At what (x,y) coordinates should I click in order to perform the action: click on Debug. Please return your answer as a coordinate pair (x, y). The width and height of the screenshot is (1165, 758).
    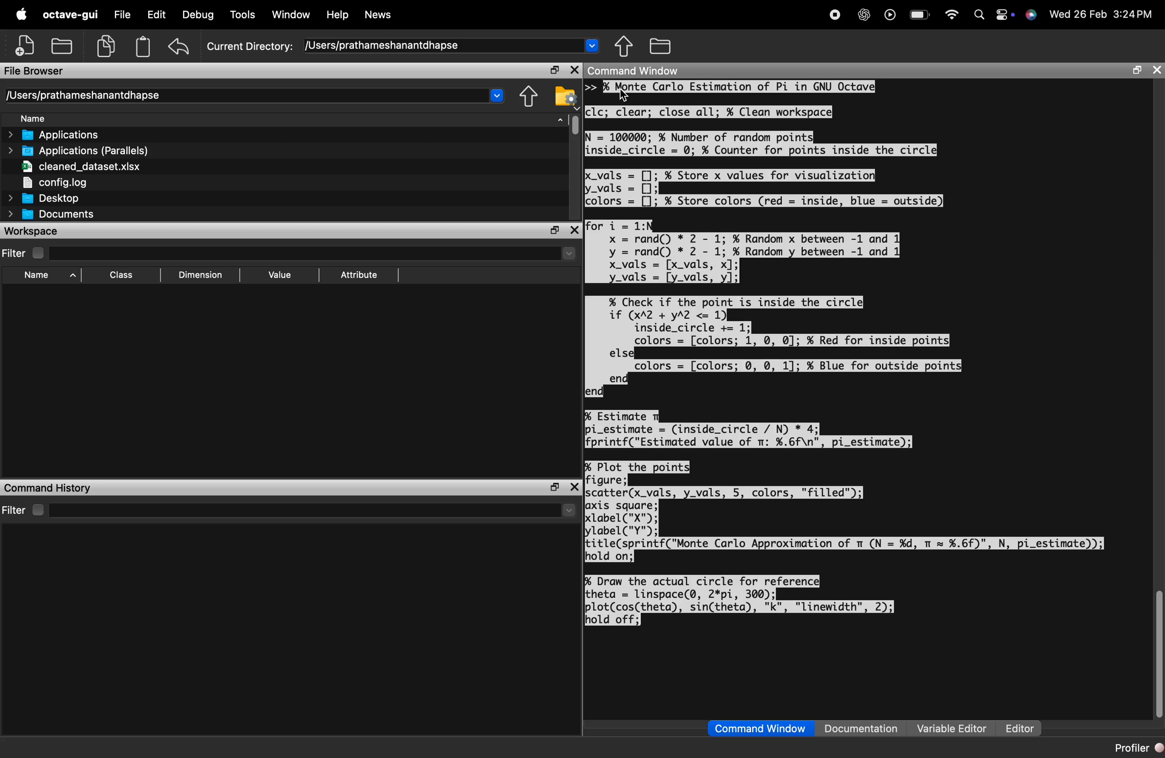
    Looking at the image, I should click on (195, 16).